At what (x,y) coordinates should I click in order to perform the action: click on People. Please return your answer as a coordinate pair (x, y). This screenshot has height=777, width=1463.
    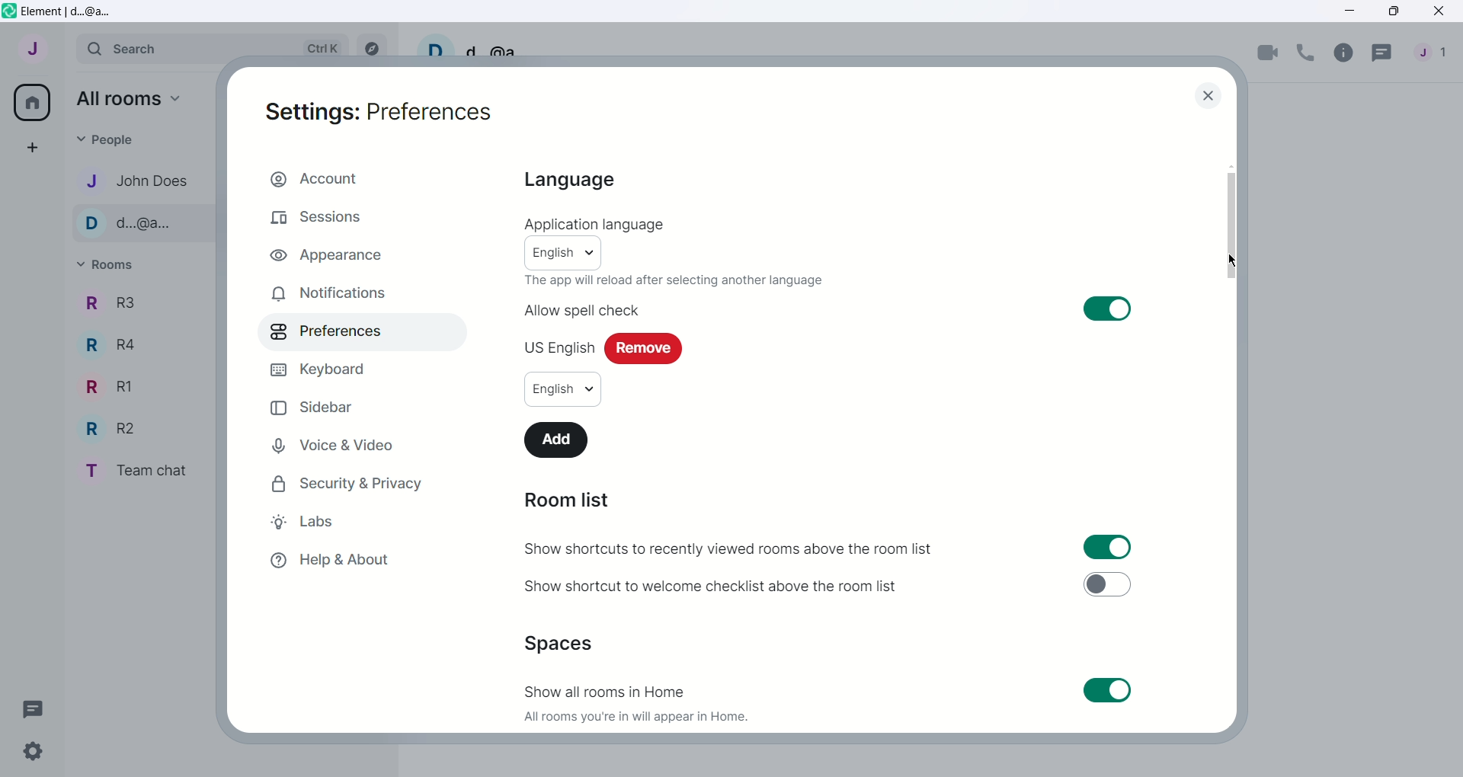
    Looking at the image, I should click on (1436, 54).